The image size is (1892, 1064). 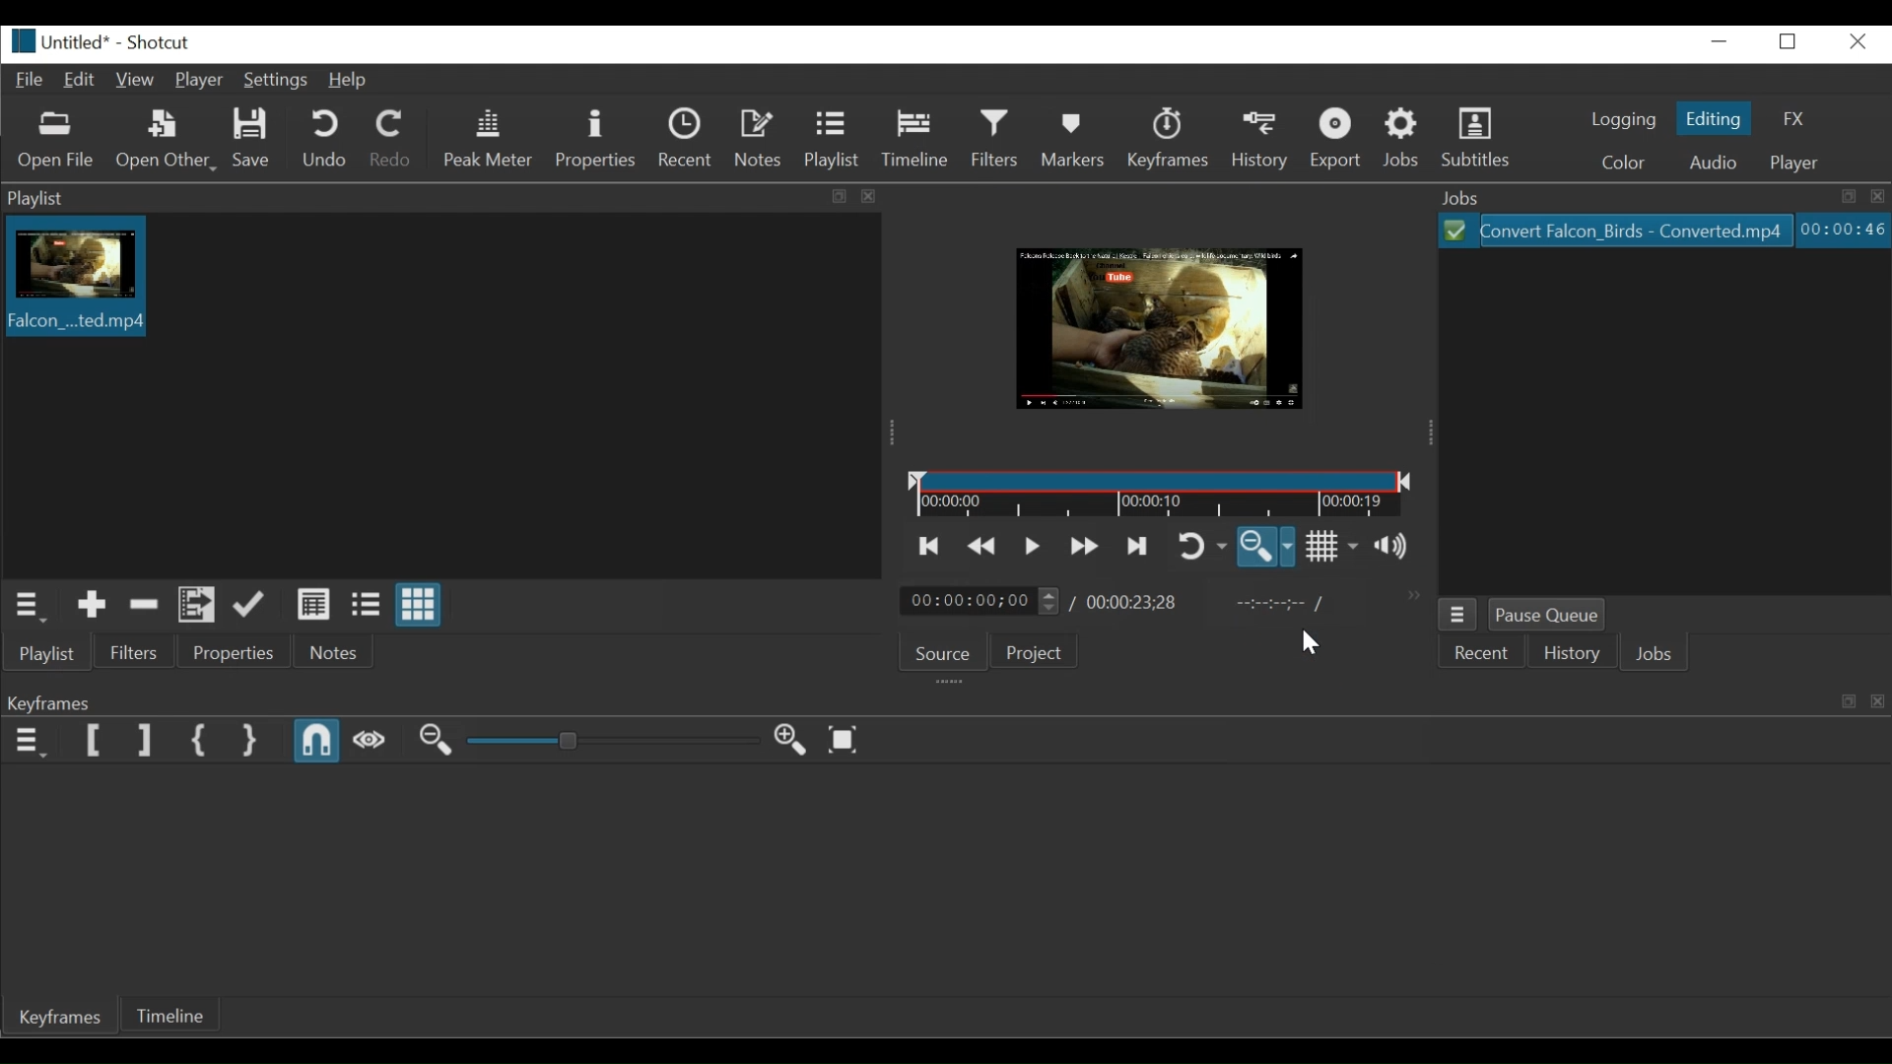 What do you see at coordinates (1713, 116) in the screenshot?
I see `Editing` at bounding box center [1713, 116].